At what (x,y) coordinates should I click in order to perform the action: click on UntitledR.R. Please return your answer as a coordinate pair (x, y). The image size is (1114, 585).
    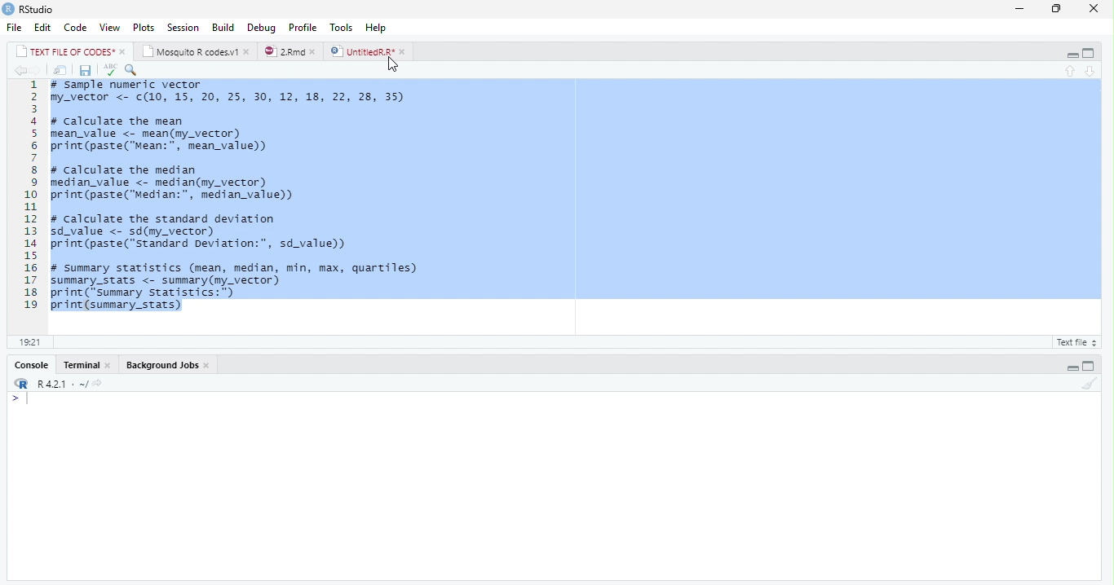
    Looking at the image, I should click on (361, 51).